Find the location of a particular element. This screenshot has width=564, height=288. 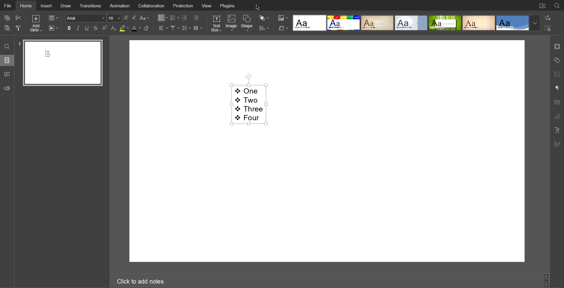

Highlight is located at coordinates (124, 28).